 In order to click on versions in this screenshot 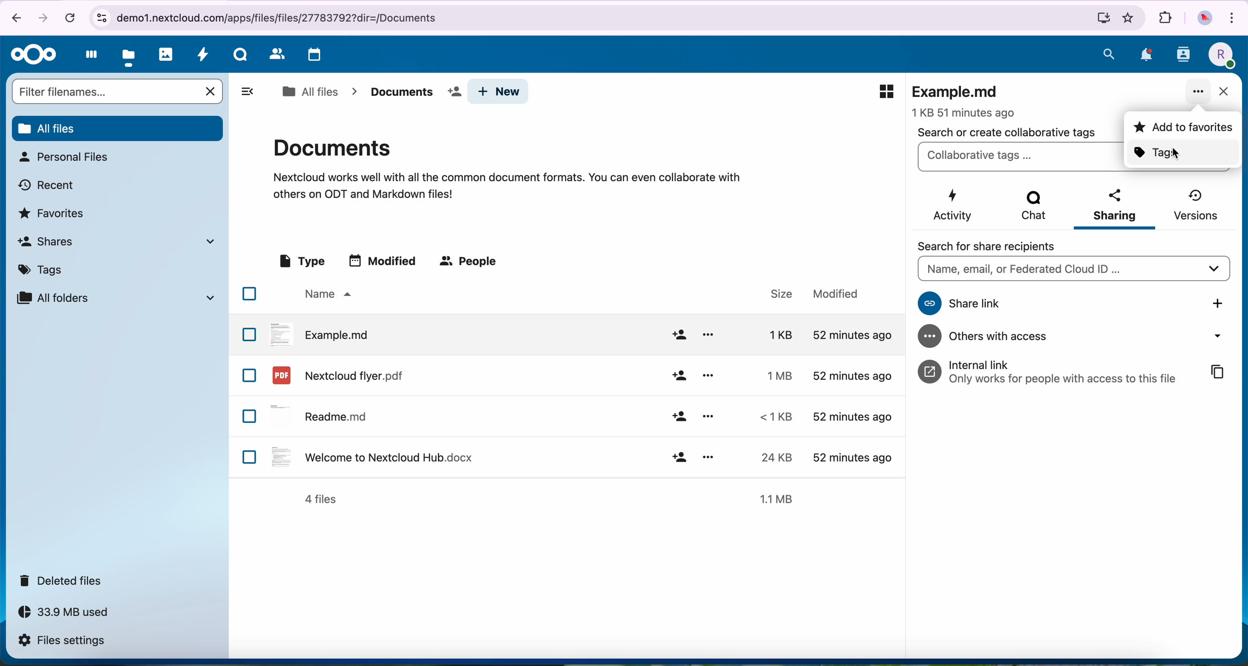, I will do `click(1195, 205)`.